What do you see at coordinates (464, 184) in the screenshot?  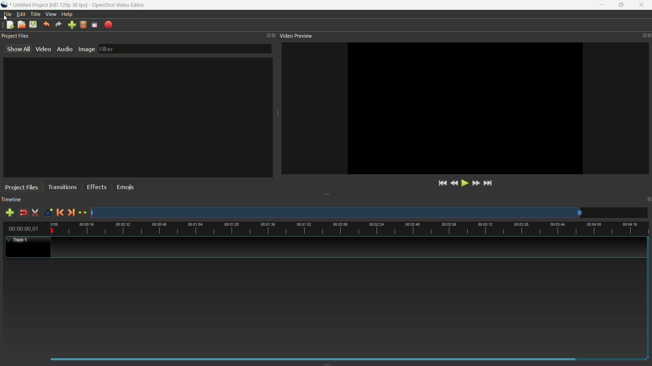 I see `play or pause` at bounding box center [464, 184].